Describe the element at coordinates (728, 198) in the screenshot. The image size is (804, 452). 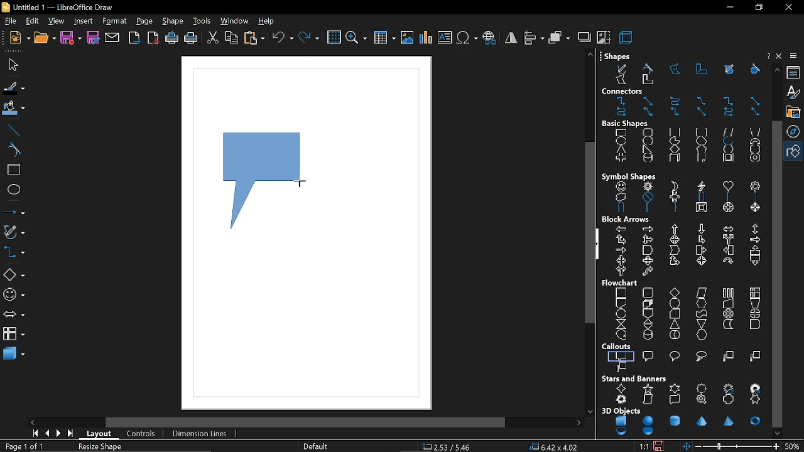
I see `left bracket` at that location.